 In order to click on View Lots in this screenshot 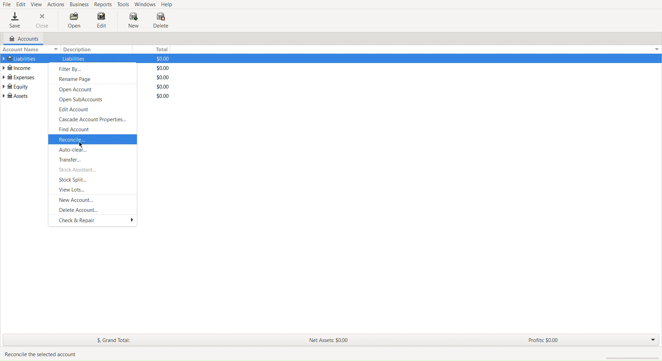, I will do `click(94, 191)`.